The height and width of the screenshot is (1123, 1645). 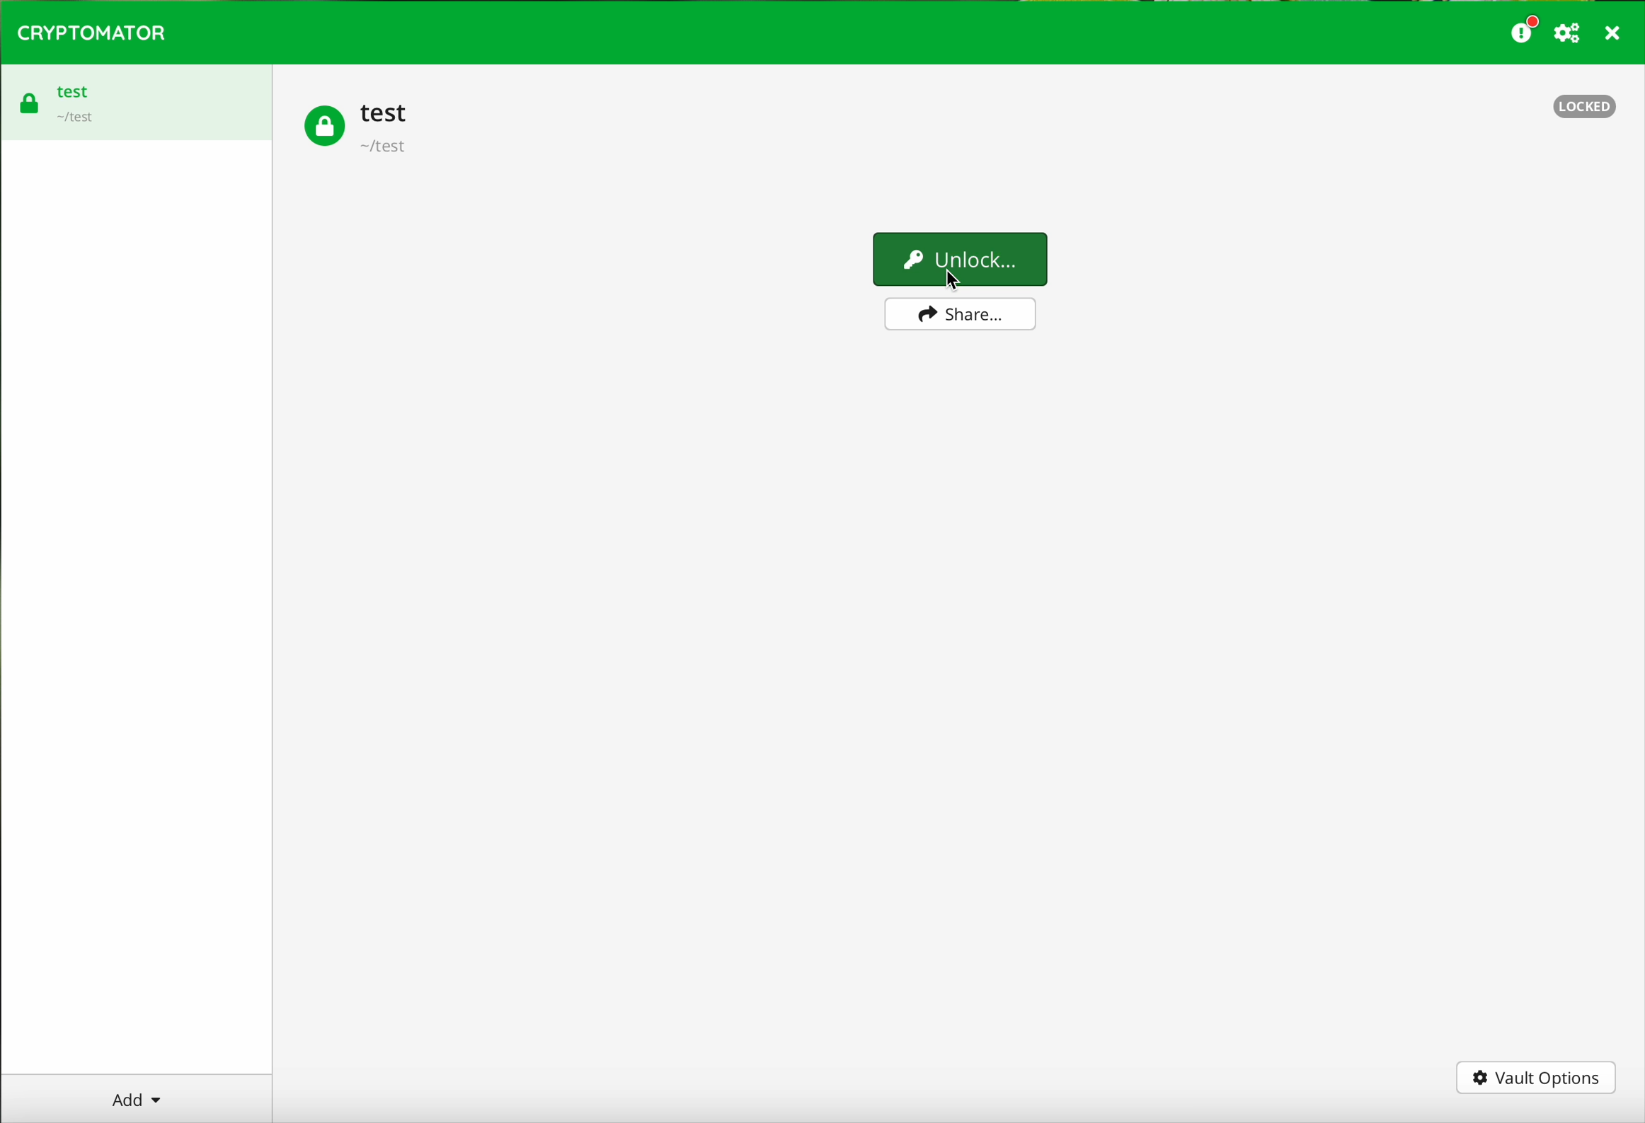 What do you see at coordinates (960, 317) in the screenshot?
I see `share ` at bounding box center [960, 317].